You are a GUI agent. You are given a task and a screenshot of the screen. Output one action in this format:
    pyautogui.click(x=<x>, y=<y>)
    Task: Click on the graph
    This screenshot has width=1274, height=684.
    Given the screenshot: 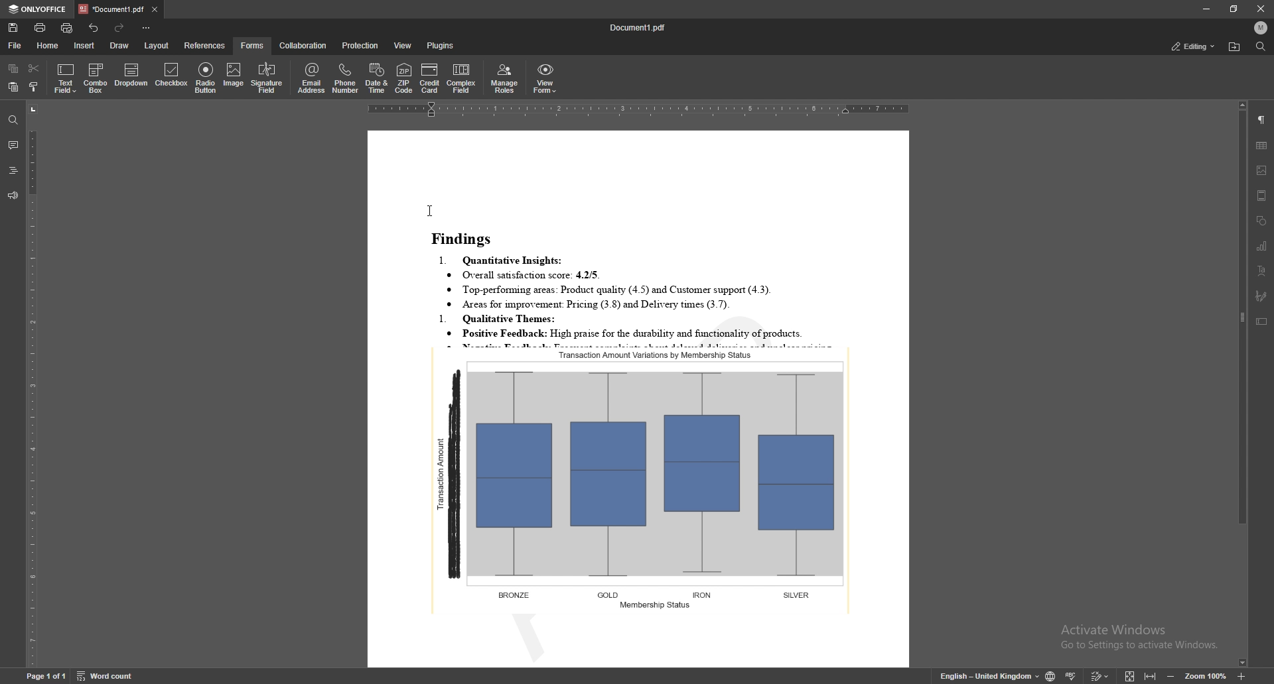 What is the action you would take?
    pyautogui.click(x=644, y=479)
    